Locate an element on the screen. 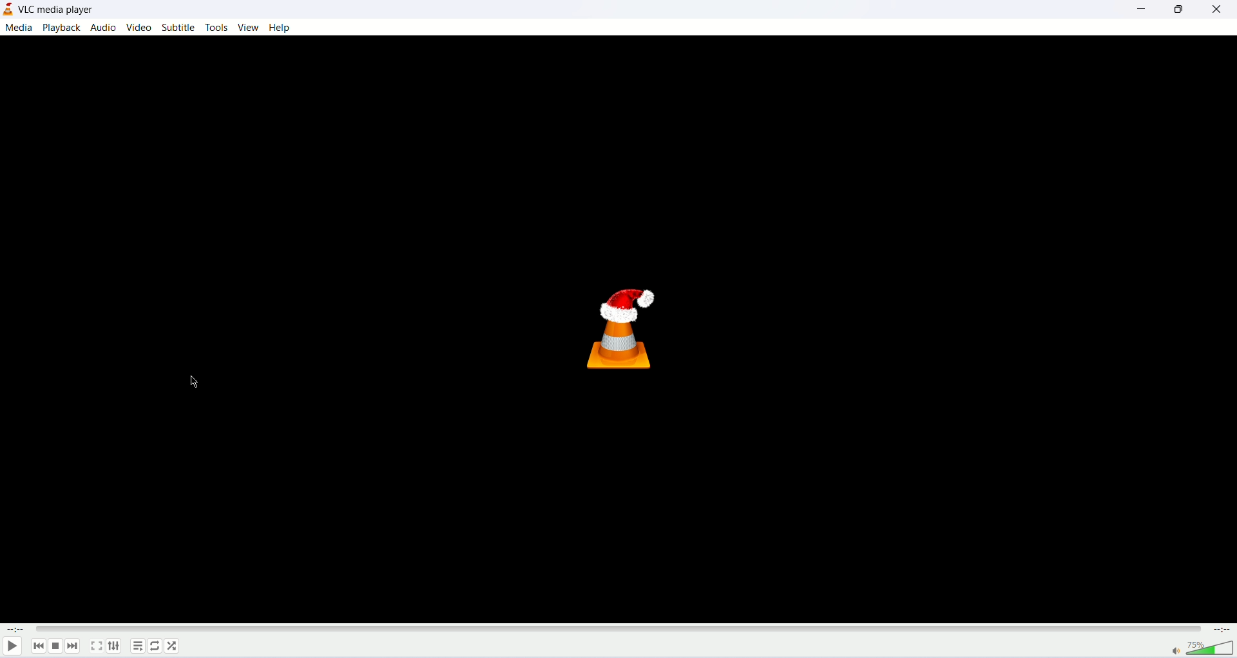  subtitle is located at coordinates (178, 27).